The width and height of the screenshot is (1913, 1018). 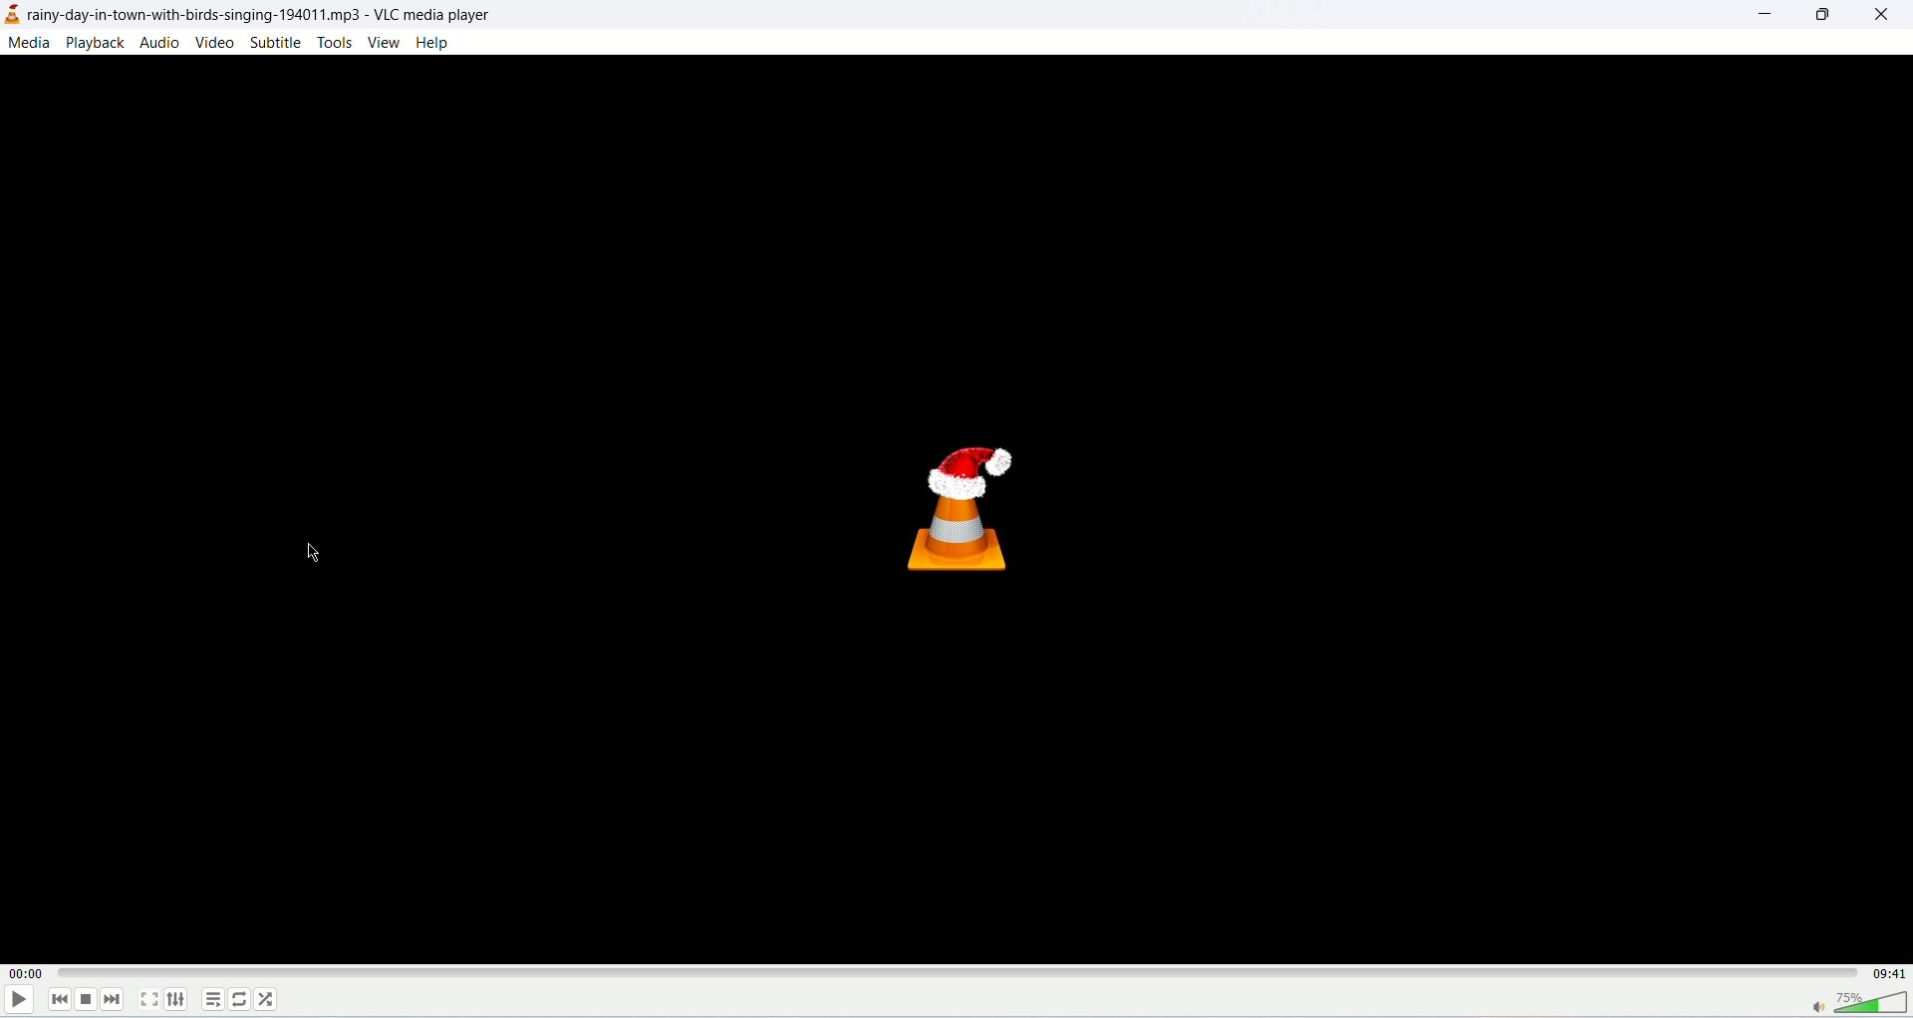 What do you see at coordinates (150, 998) in the screenshot?
I see `fullscreen` at bounding box center [150, 998].